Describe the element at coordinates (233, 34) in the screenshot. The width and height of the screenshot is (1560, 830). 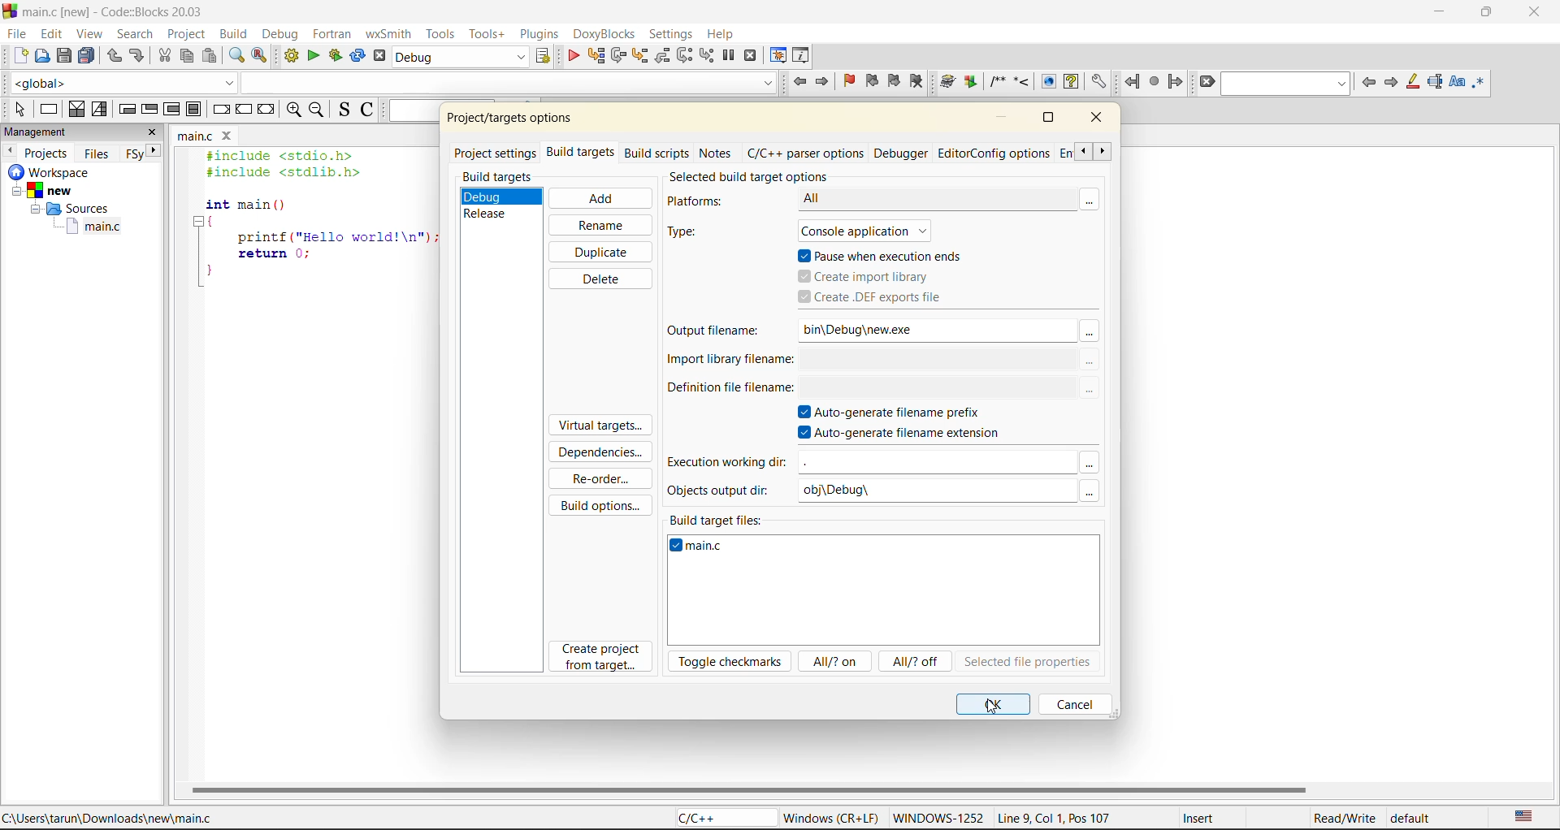
I see `build` at that location.